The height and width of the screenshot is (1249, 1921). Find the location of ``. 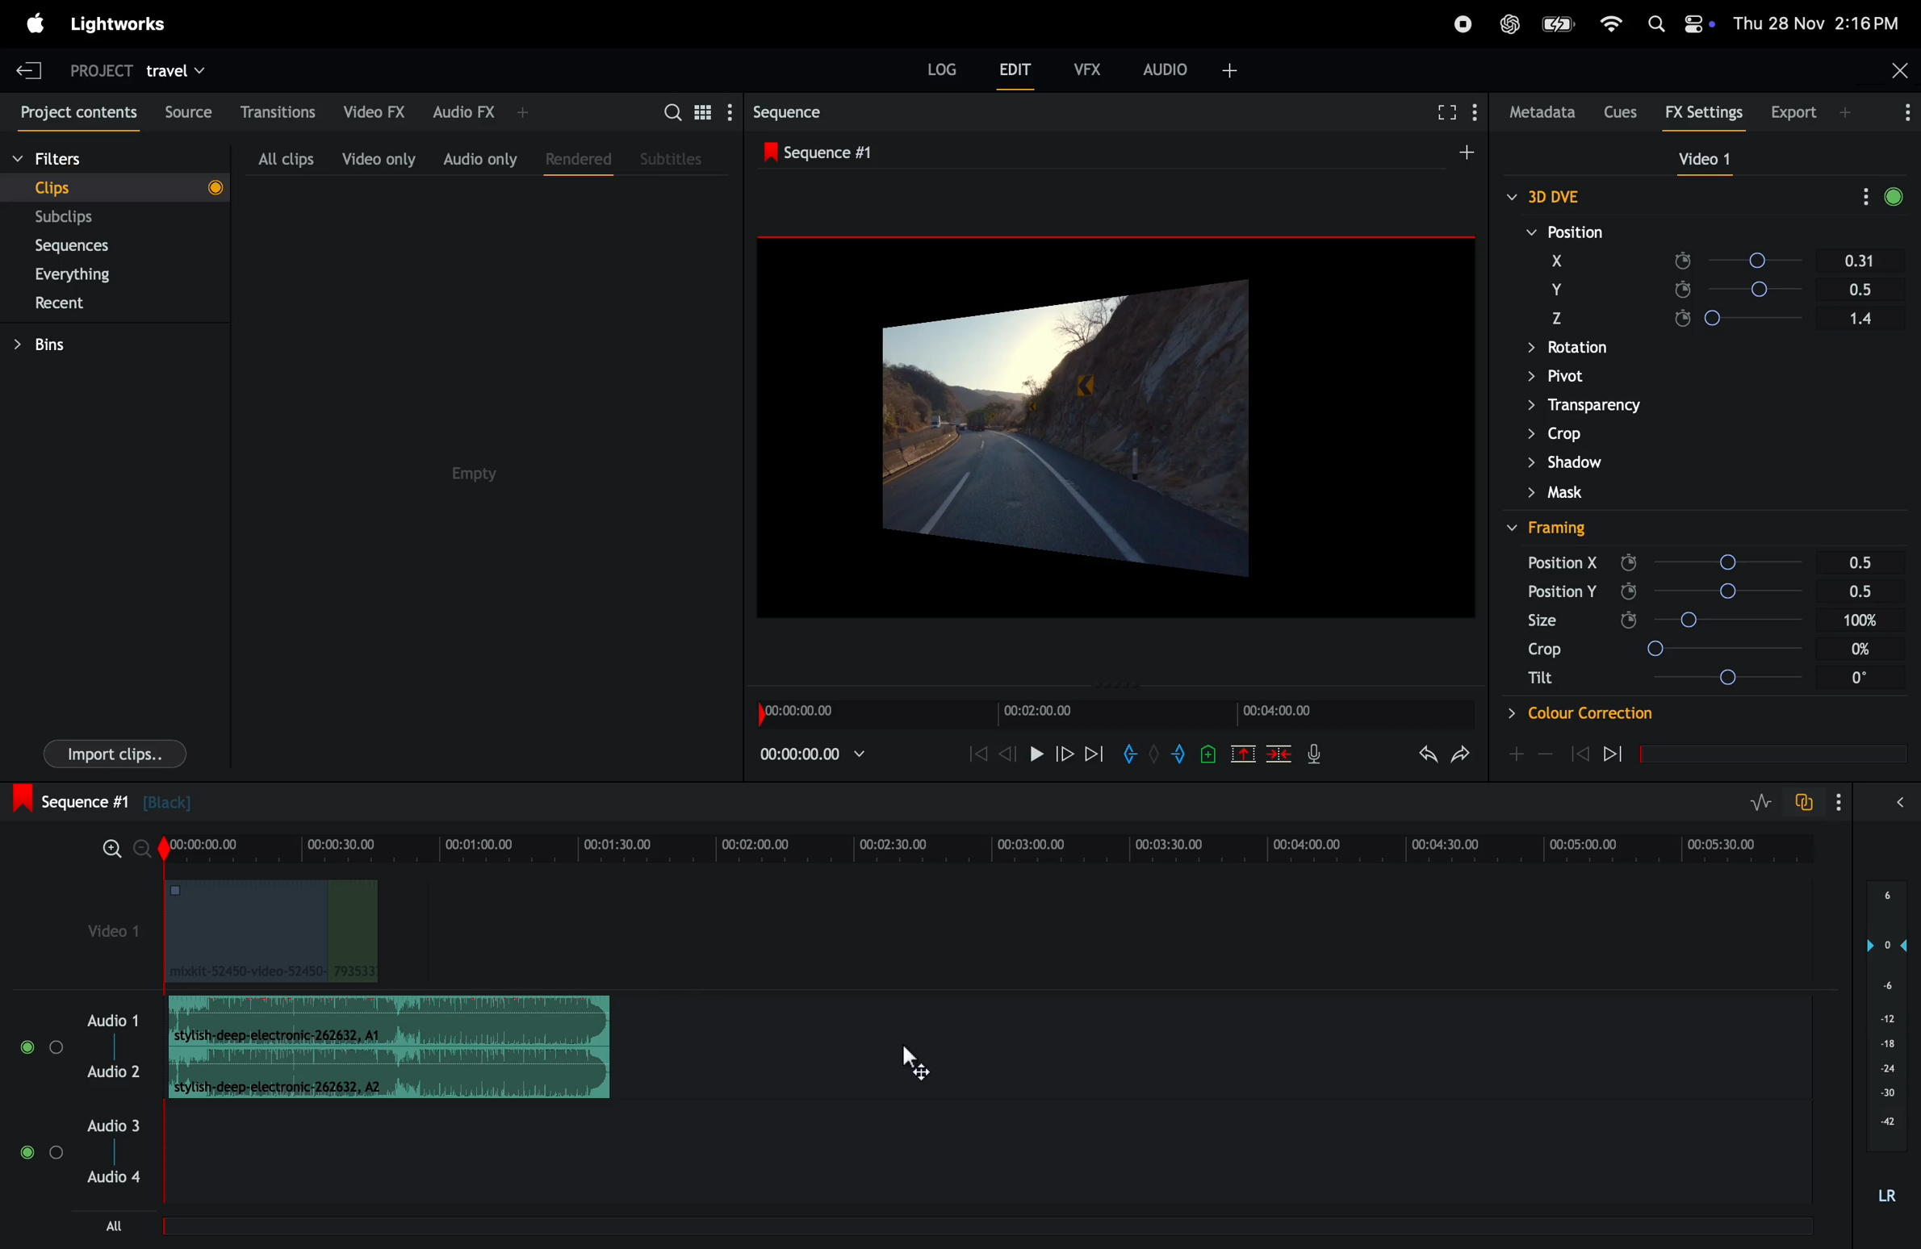

 is located at coordinates (1606, 461).